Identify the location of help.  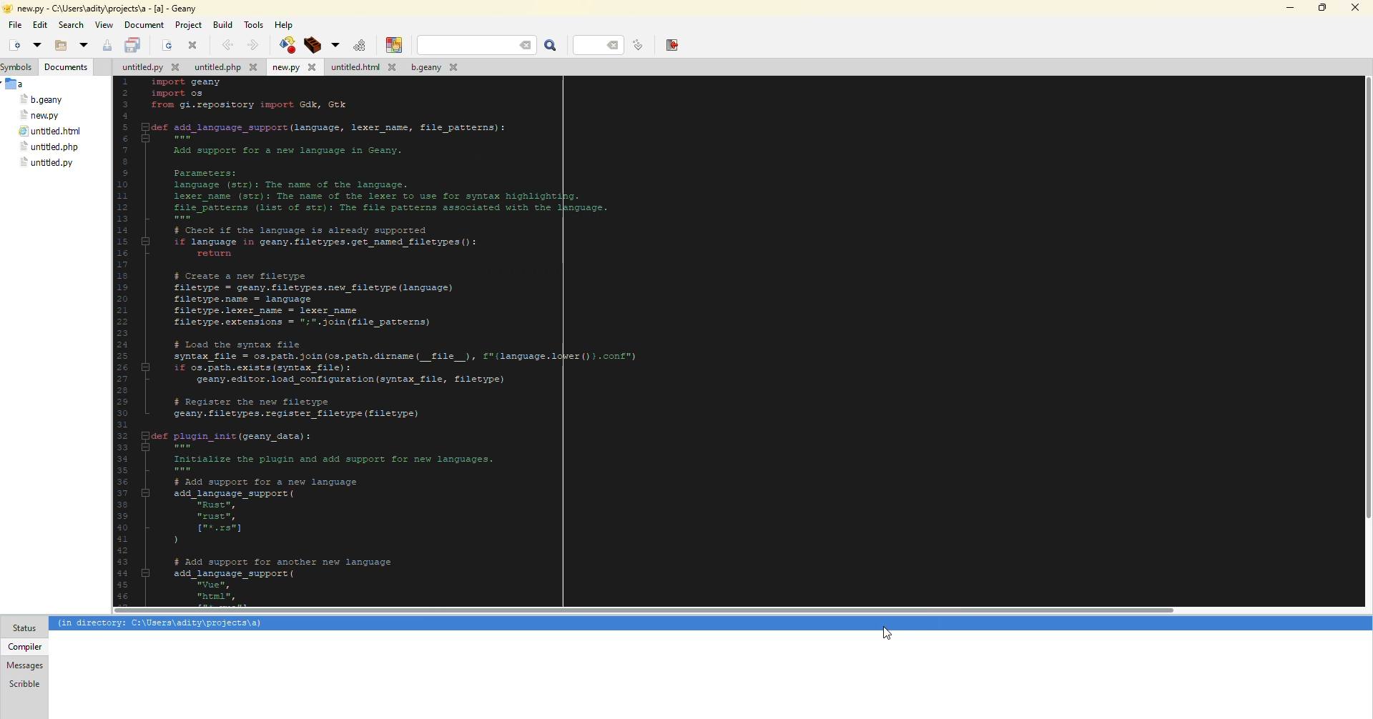
(285, 24).